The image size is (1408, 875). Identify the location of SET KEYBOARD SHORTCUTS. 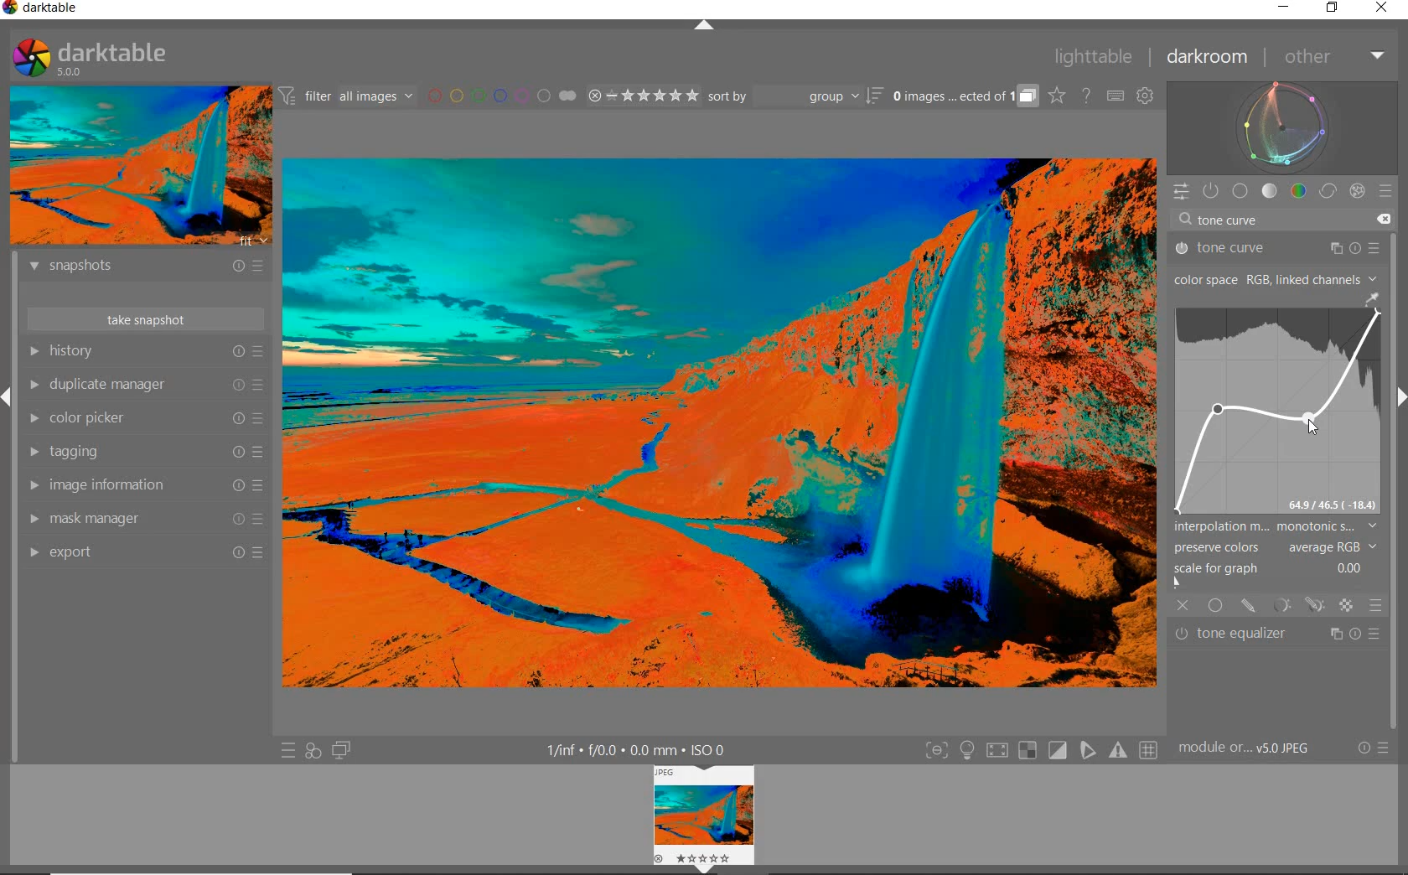
(1116, 96).